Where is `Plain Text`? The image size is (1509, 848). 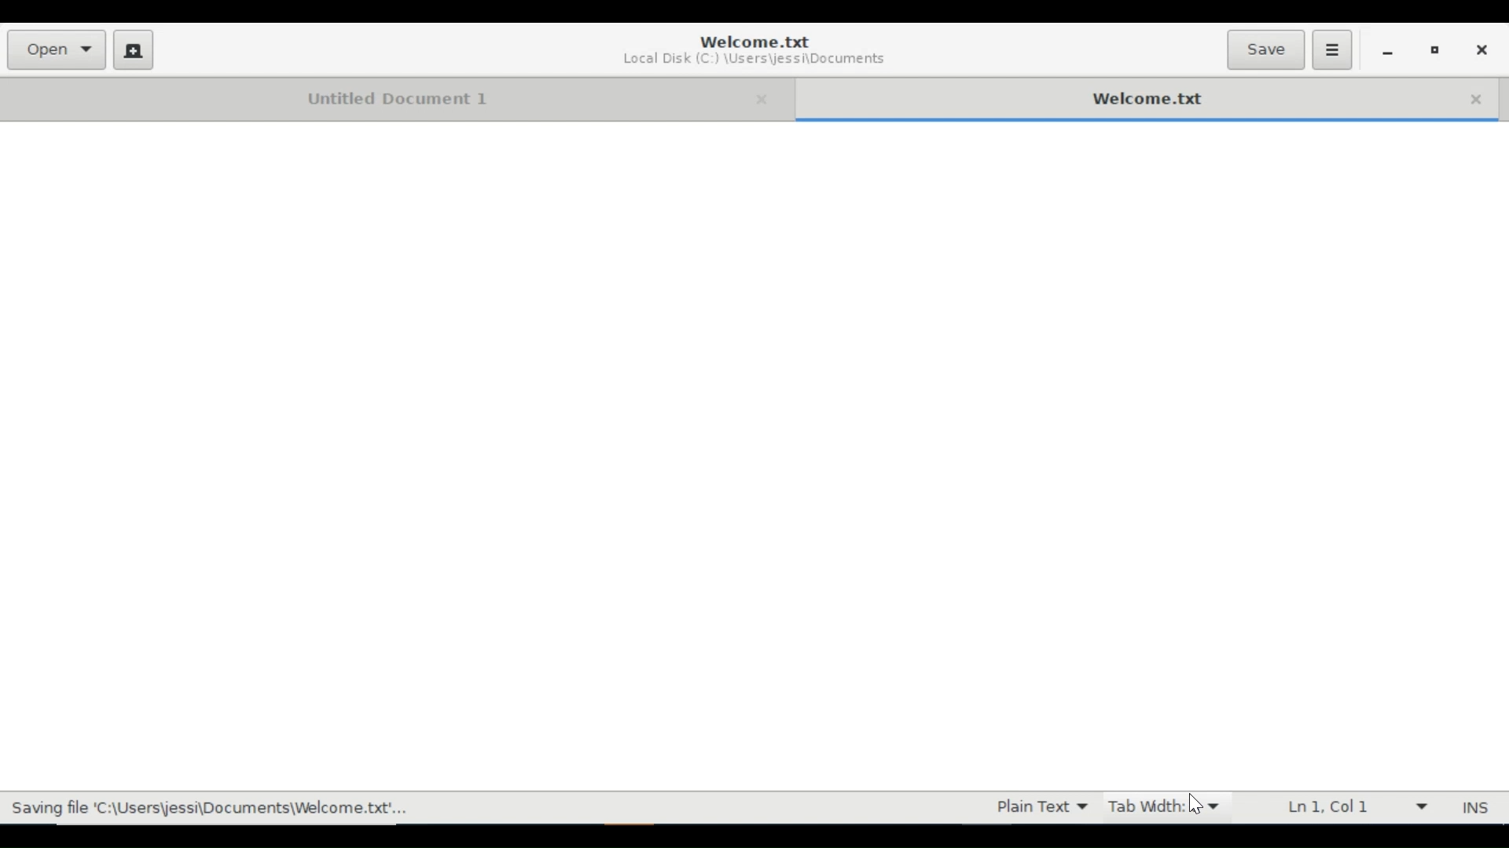 Plain Text is located at coordinates (1041, 806).